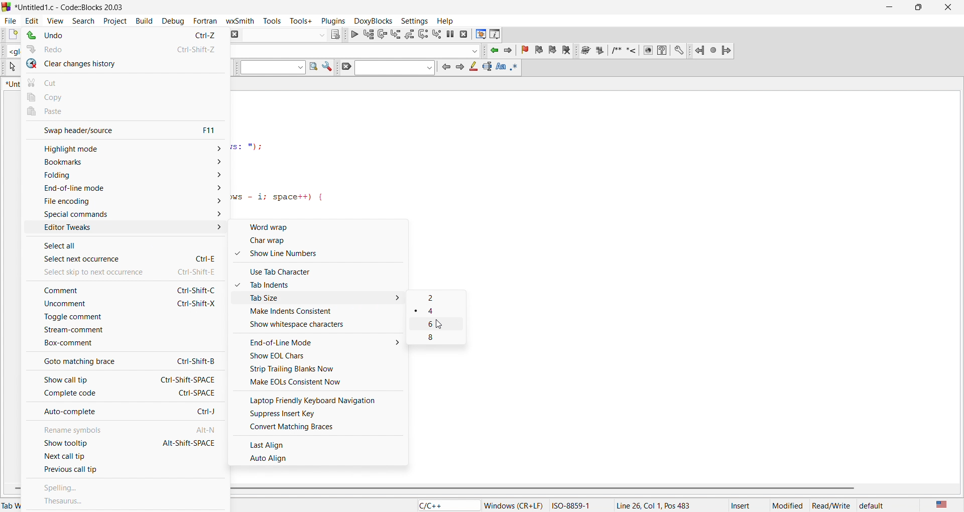 Image resolution: width=964 pixels, height=512 pixels. Describe the element at coordinates (86, 273) in the screenshot. I see `select skip to new occurance` at that location.